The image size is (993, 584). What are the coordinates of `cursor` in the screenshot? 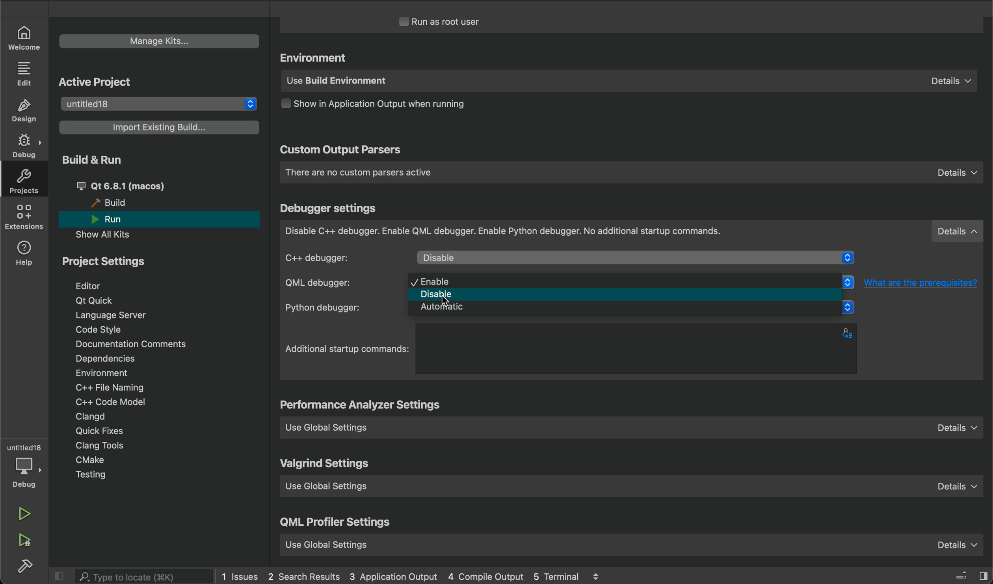 It's located at (452, 300).